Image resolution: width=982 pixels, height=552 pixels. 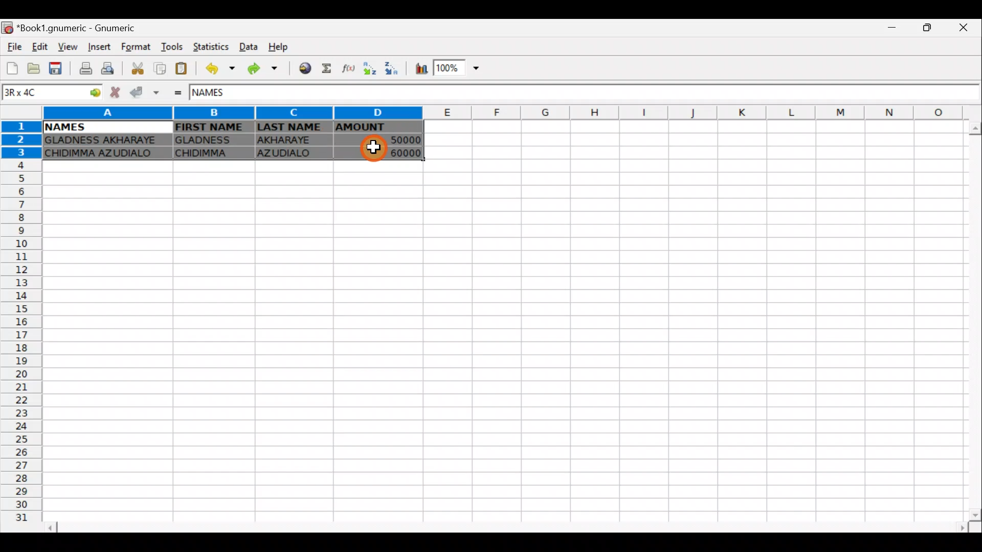 What do you see at coordinates (82, 28) in the screenshot?
I see `*Book1.gnumeric - Gnumeric` at bounding box center [82, 28].